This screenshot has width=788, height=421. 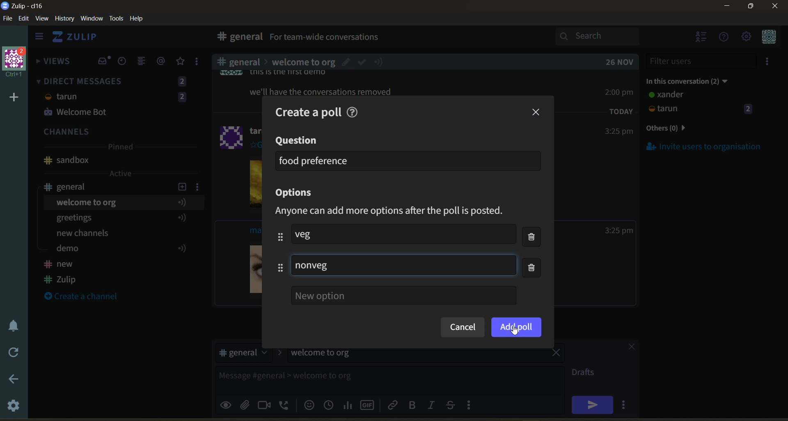 What do you see at coordinates (412, 405) in the screenshot?
I see `bold` at bounding box center [412, 405].